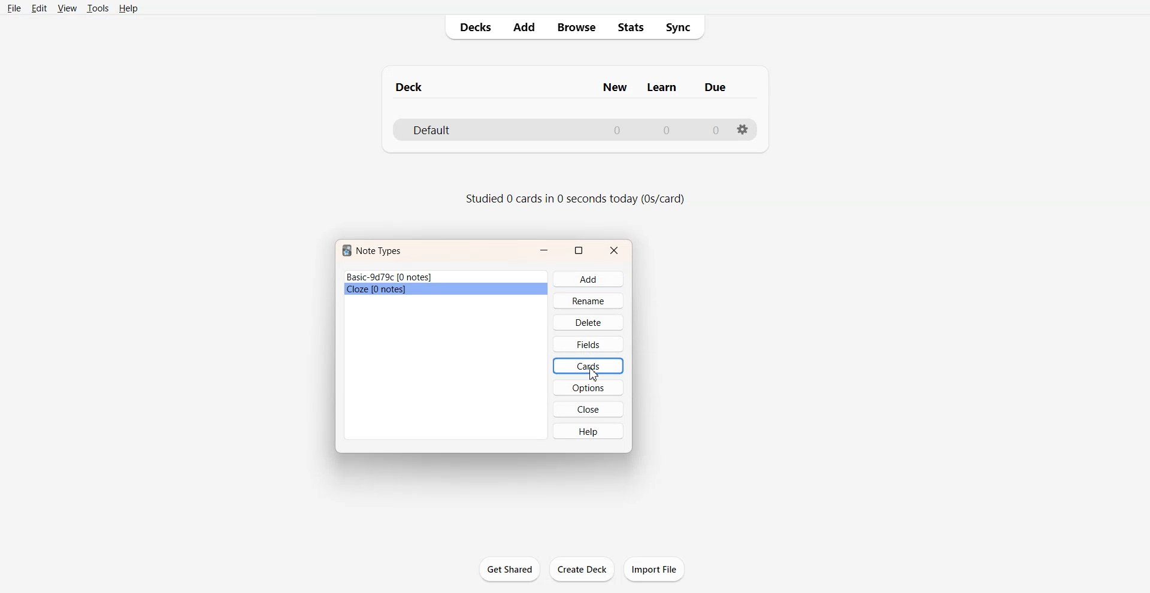 This screenshot has height=593, width=1150. I want to click on Fields, so click(588, 344).